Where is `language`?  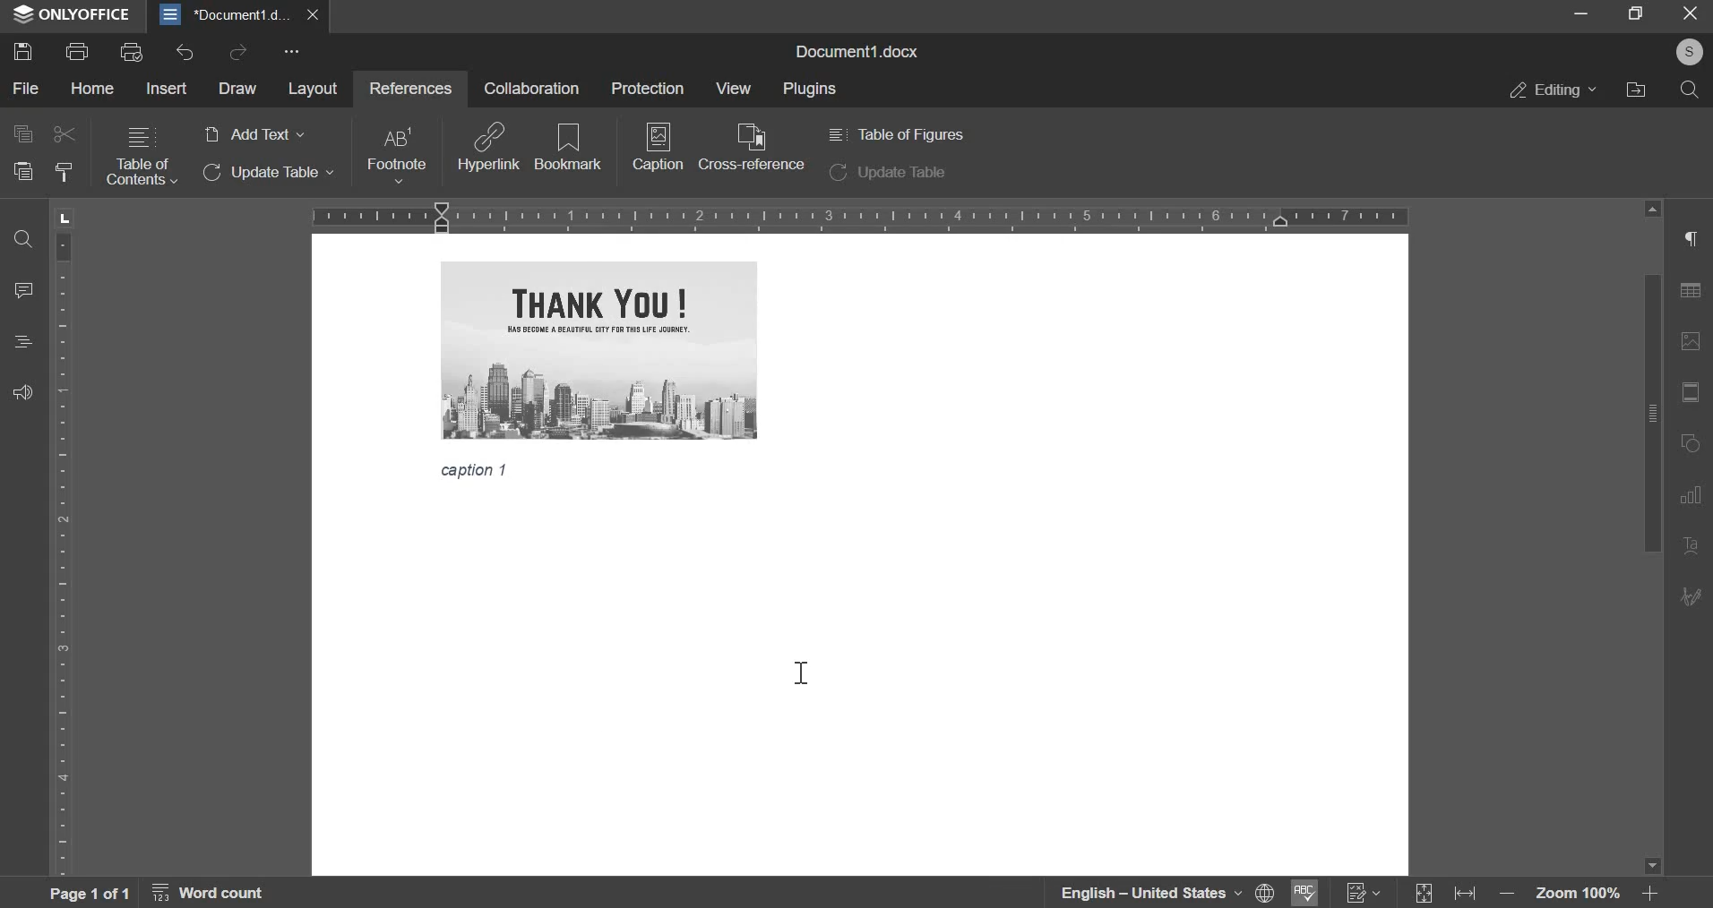 language is located at coordinates (1138, 893).